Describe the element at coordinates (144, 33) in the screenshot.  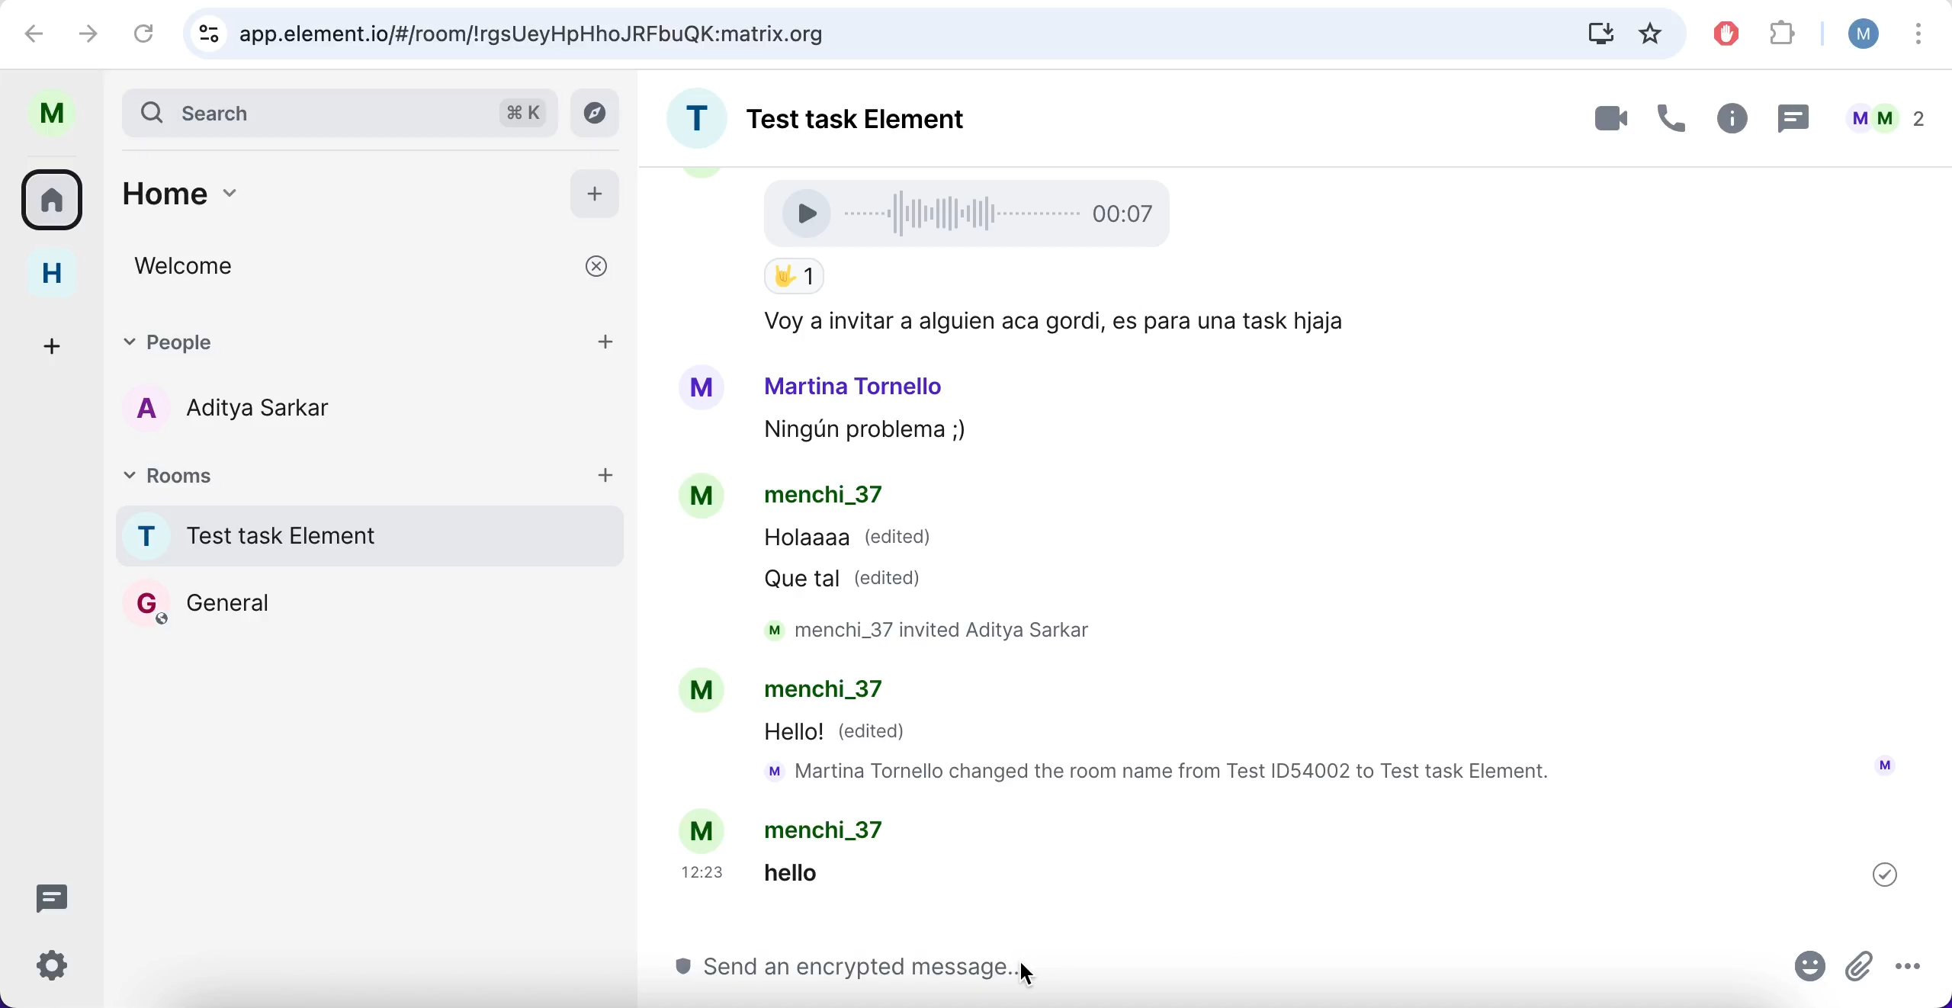
I see `reload current page` at that location.